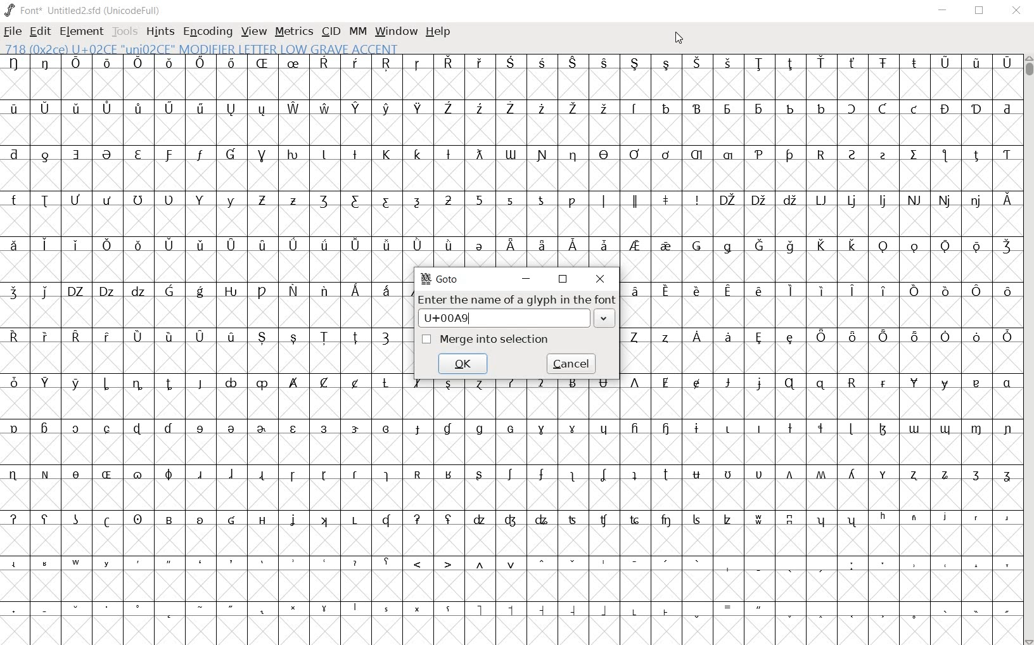 The height and width of the screenshot is (645, 1034). What do you see at coordinates (1017, 11) in the screenshot?
I see `close` at bounding box center [1017, 11].